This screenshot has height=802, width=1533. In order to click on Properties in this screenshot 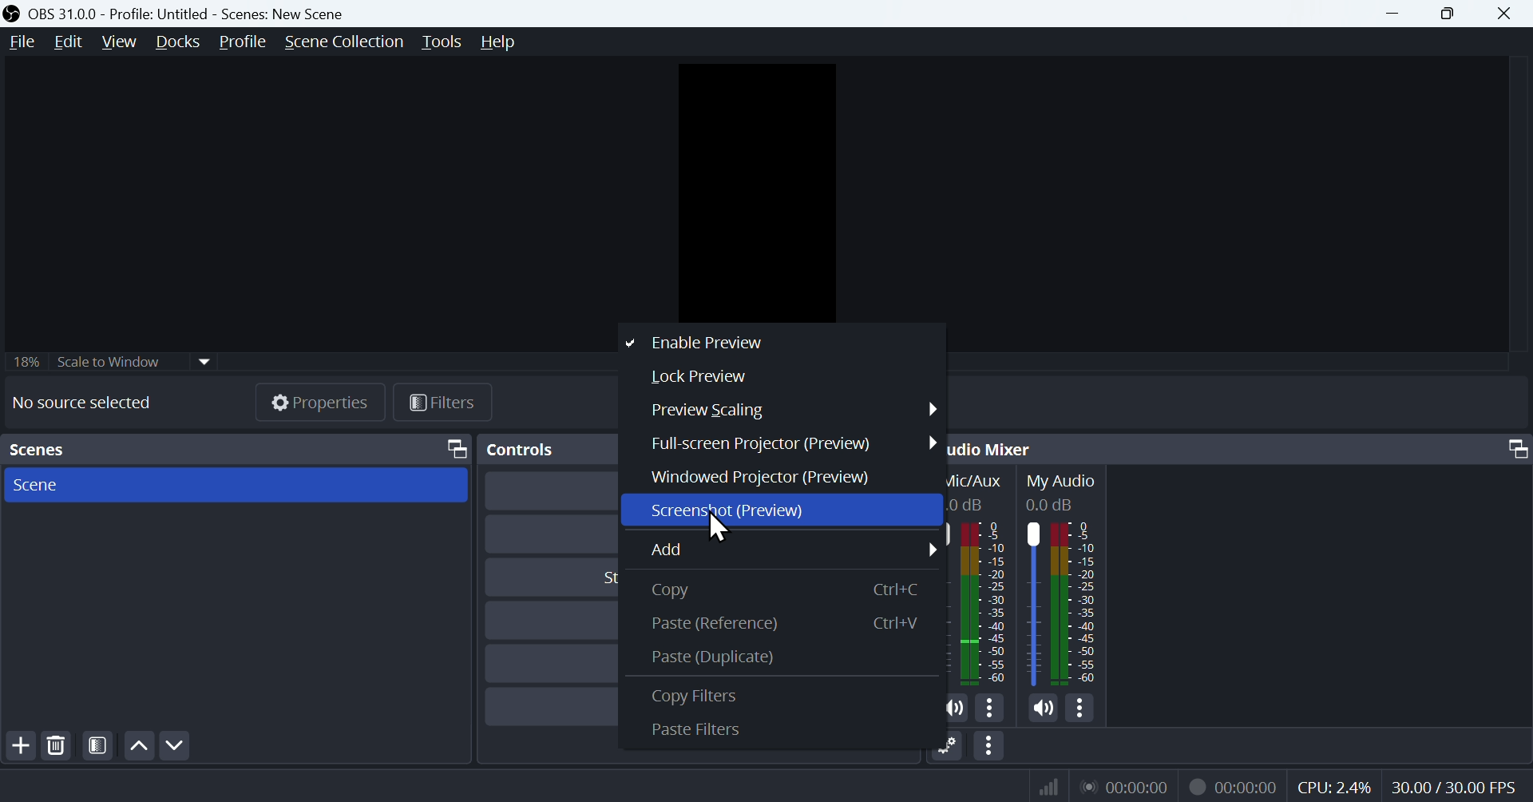, I will do `click(315, 398)`.